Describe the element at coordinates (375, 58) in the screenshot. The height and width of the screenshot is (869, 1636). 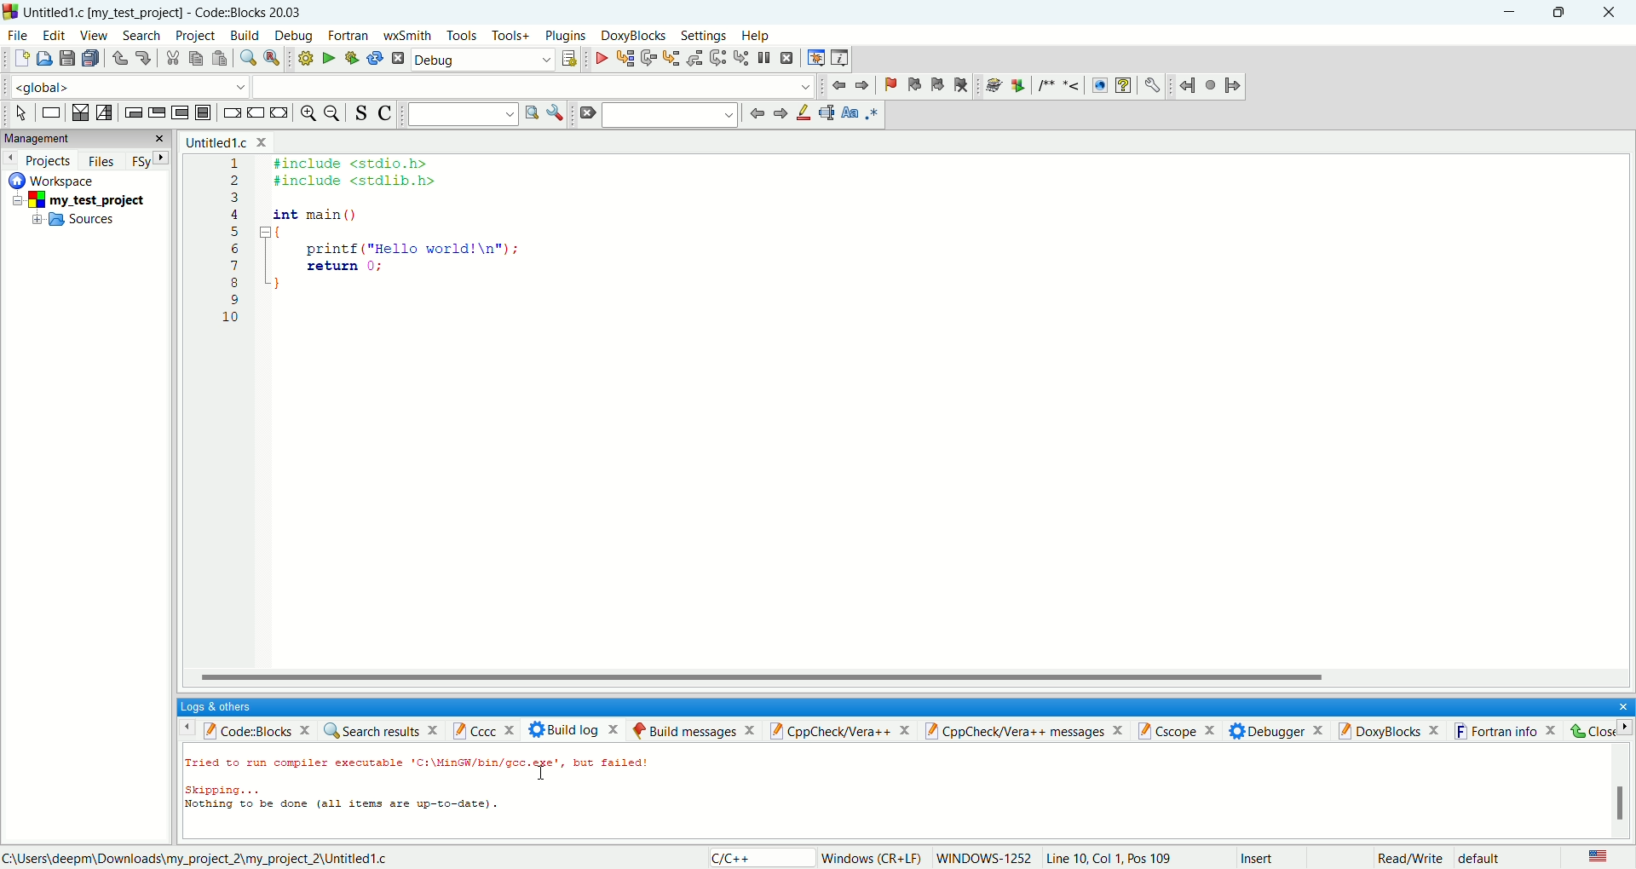
I see `rebuild` at that location.